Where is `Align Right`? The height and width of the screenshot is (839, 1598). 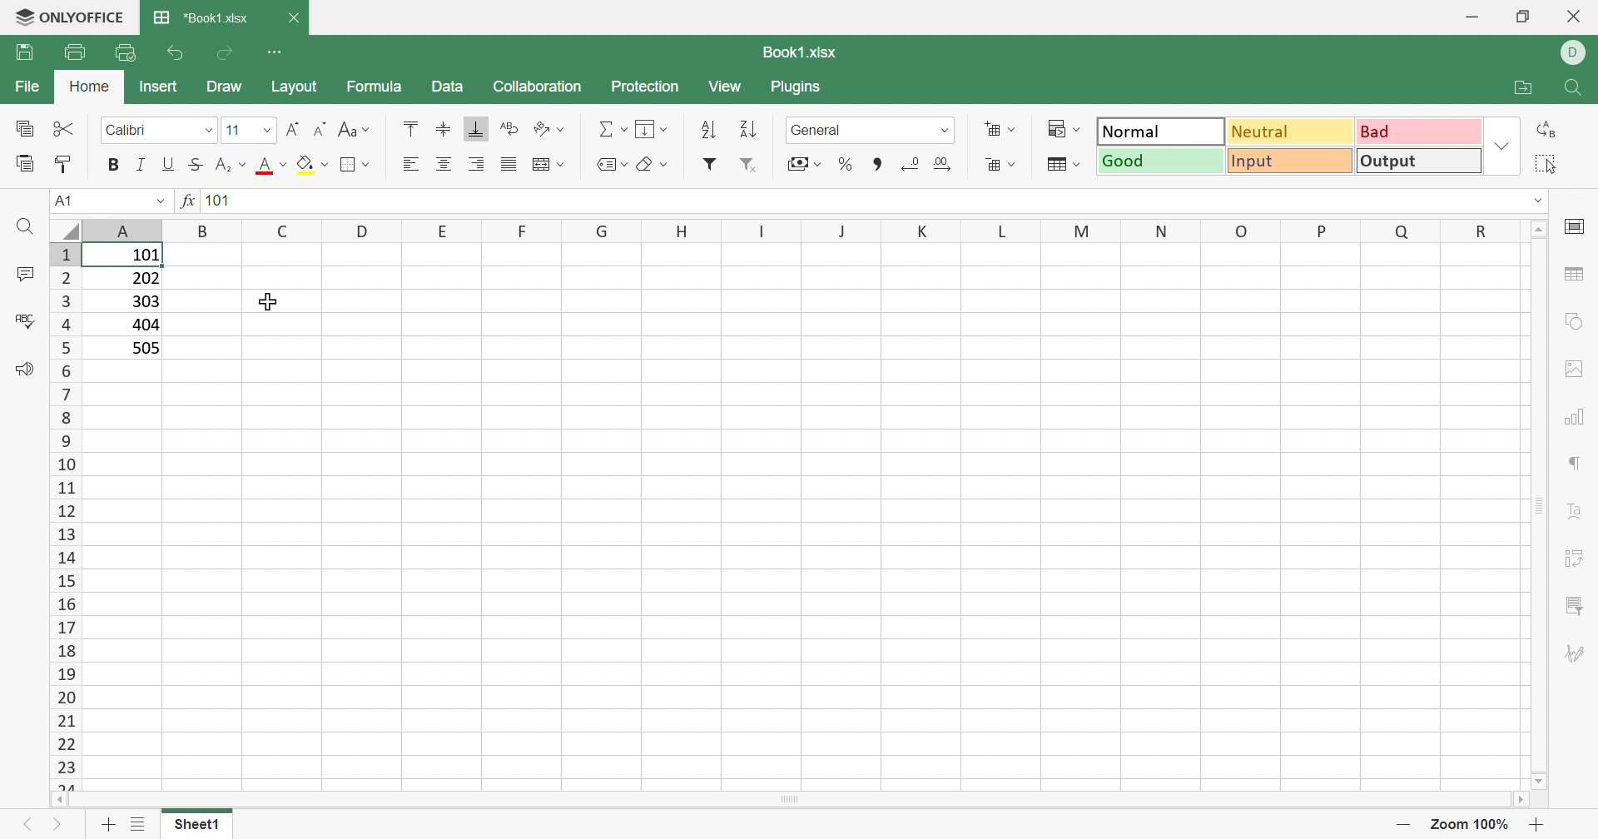 Align Right is located at coordinates (476, 166).